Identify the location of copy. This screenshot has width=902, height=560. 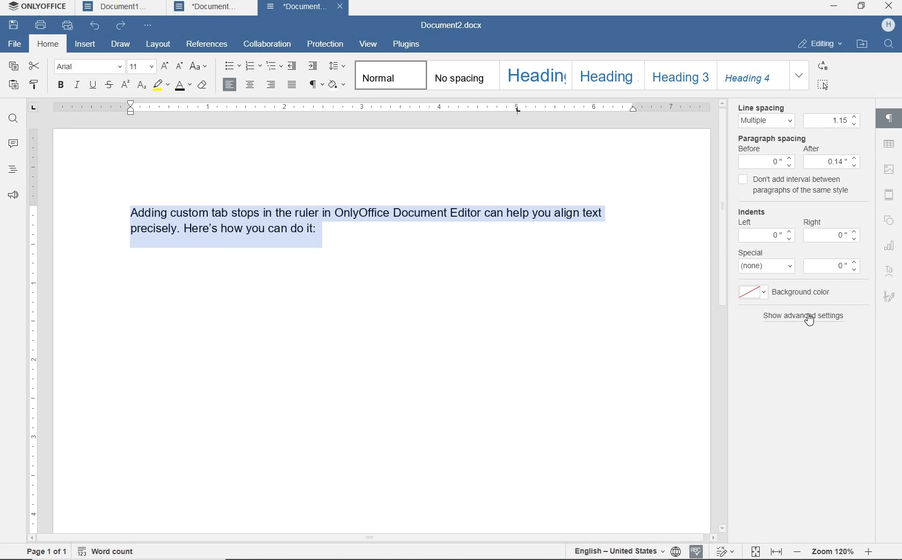
(14, 65).